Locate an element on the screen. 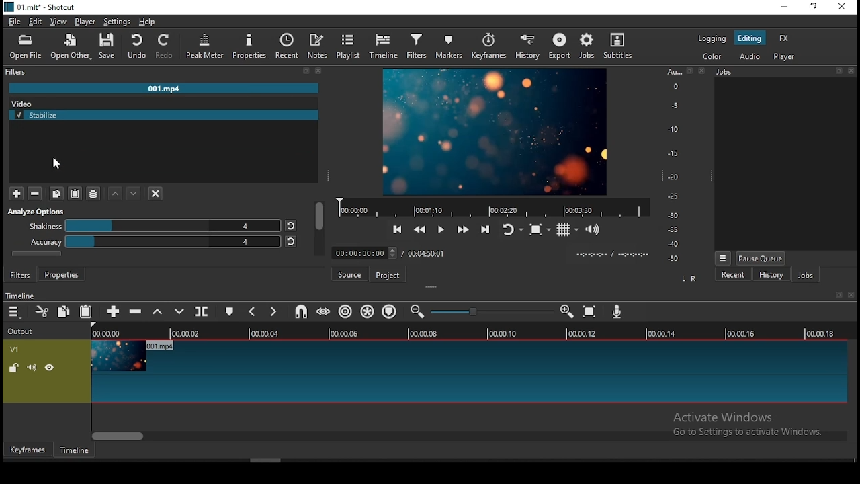 The height and width of the screenshot is (484, 860). scroll is located at coordinates (431, 462).